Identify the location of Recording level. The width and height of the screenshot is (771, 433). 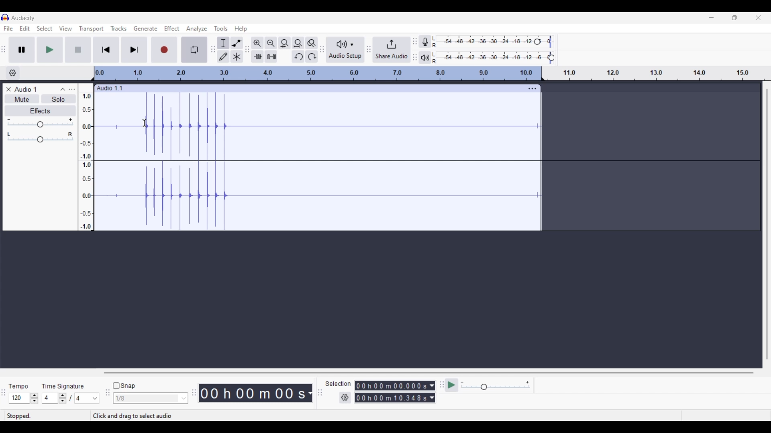
(484, 42).